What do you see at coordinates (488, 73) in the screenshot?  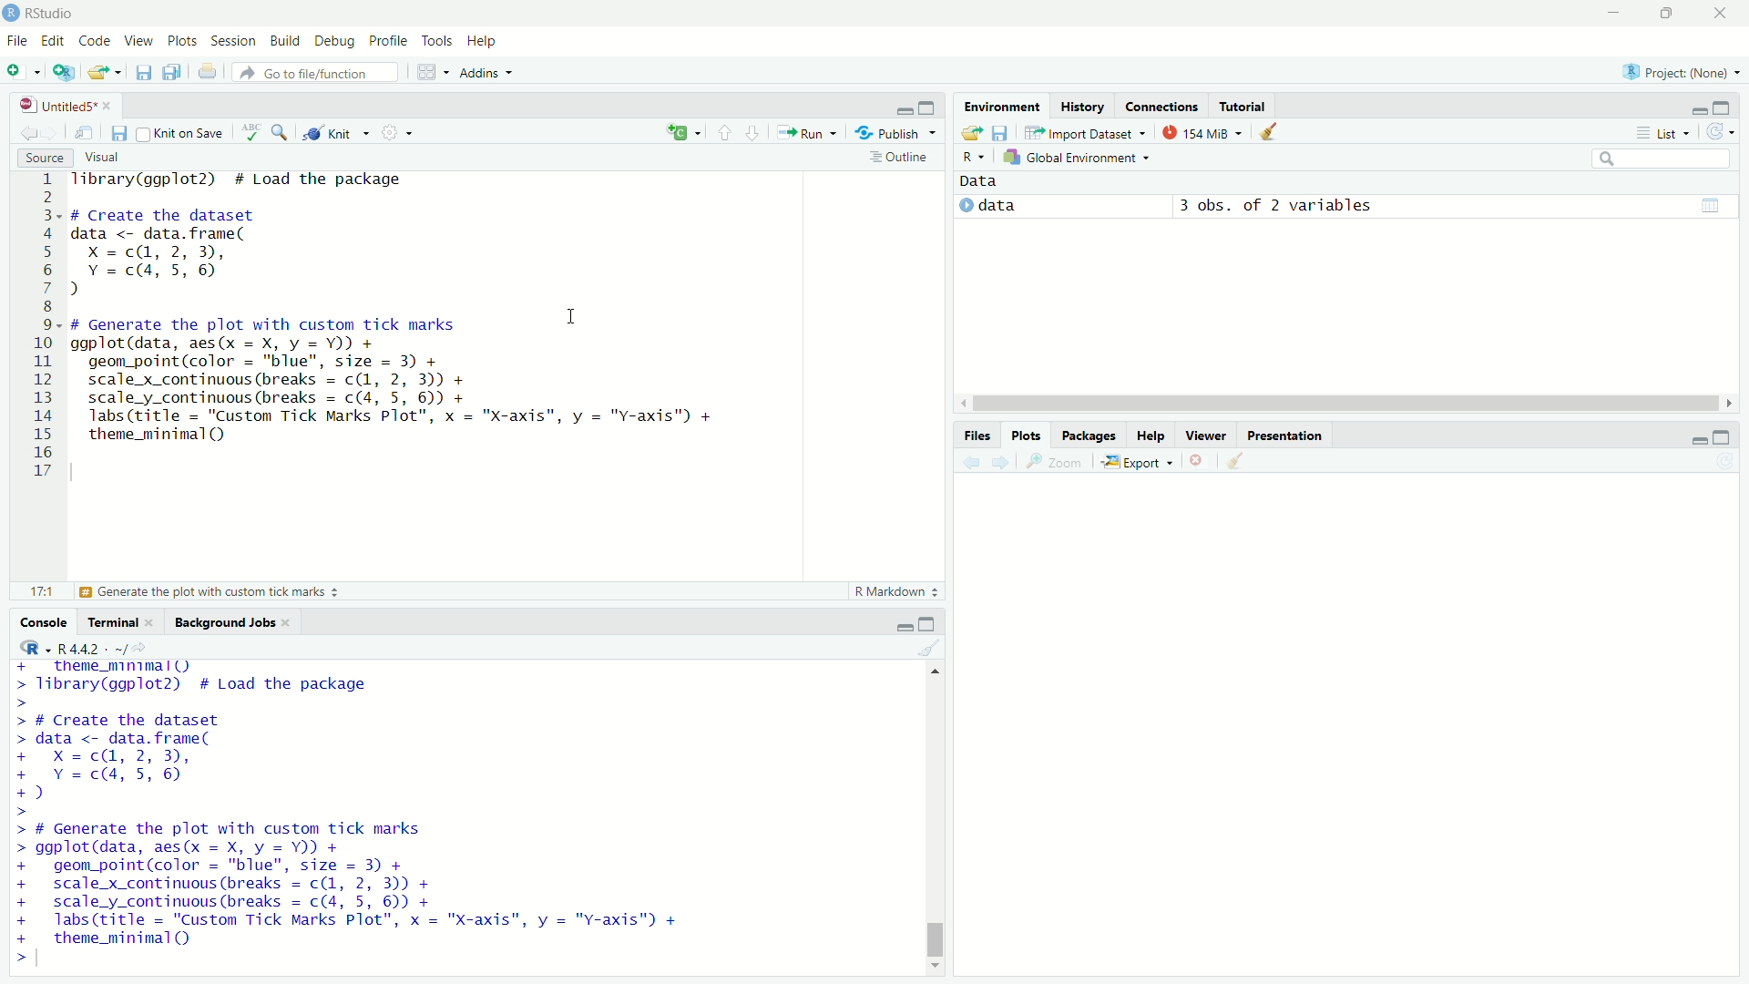 I see `addins` at bounding box center [488, 73].